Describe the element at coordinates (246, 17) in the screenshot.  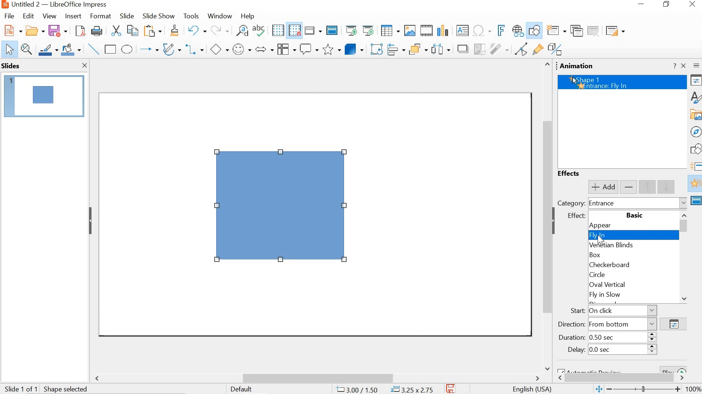
I see `help` at that location.